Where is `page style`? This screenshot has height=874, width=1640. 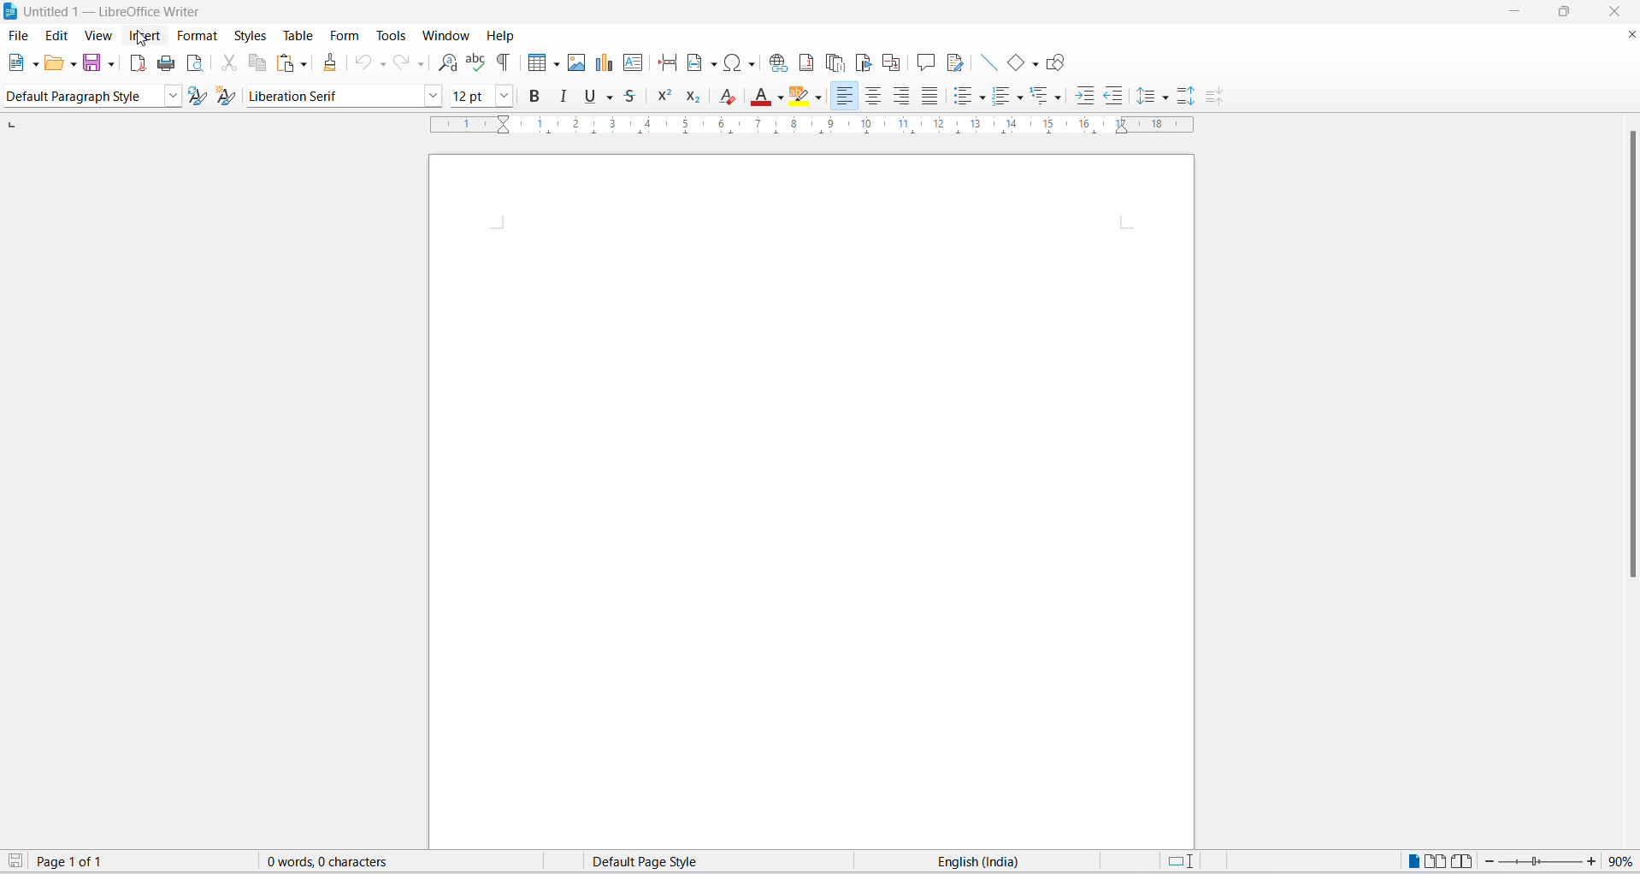 page style is located at coordinates (656, 861).